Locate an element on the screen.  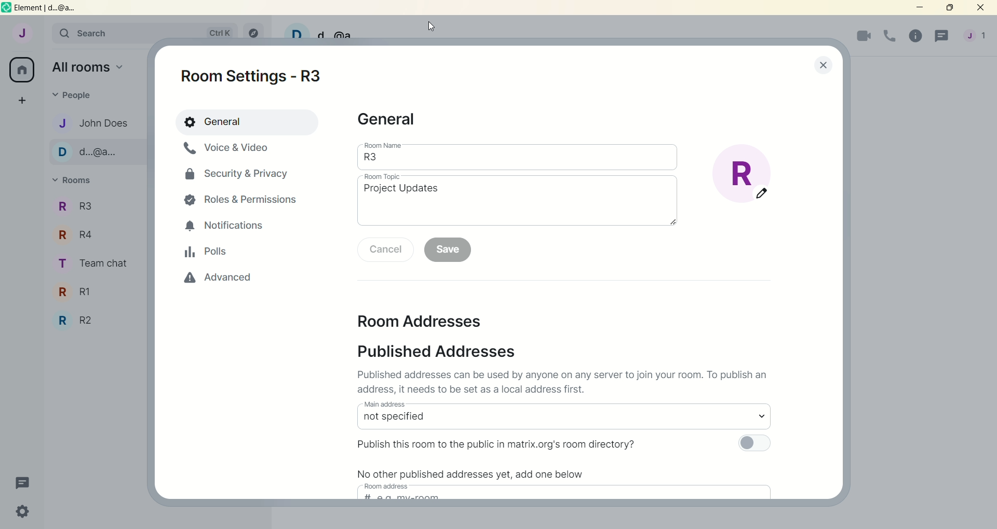
R3 is located at coordinates (95, 291).